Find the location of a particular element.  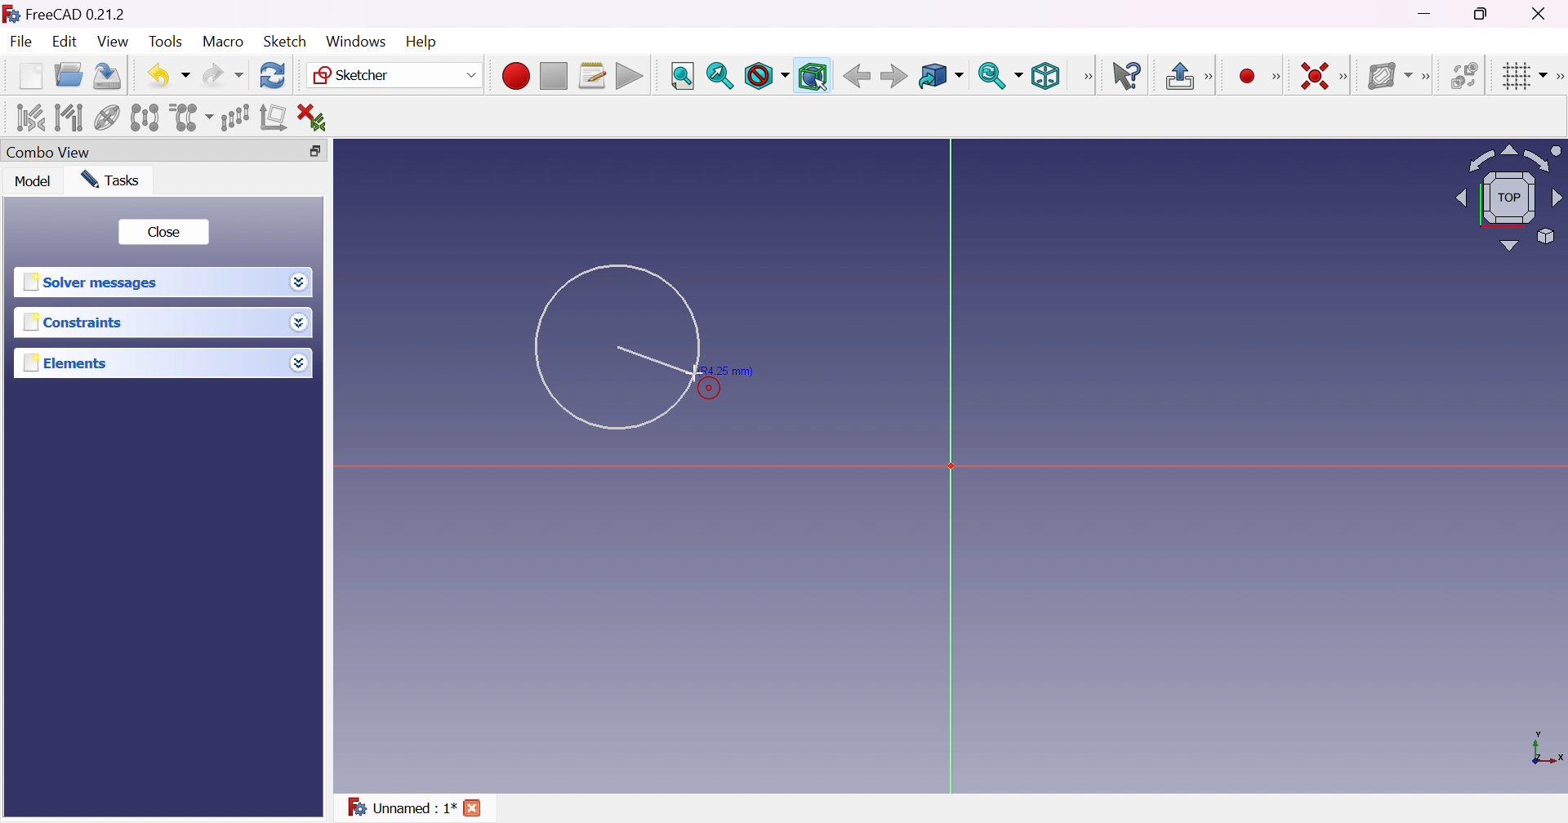

Solver messages is located at coordinates (93, 280).